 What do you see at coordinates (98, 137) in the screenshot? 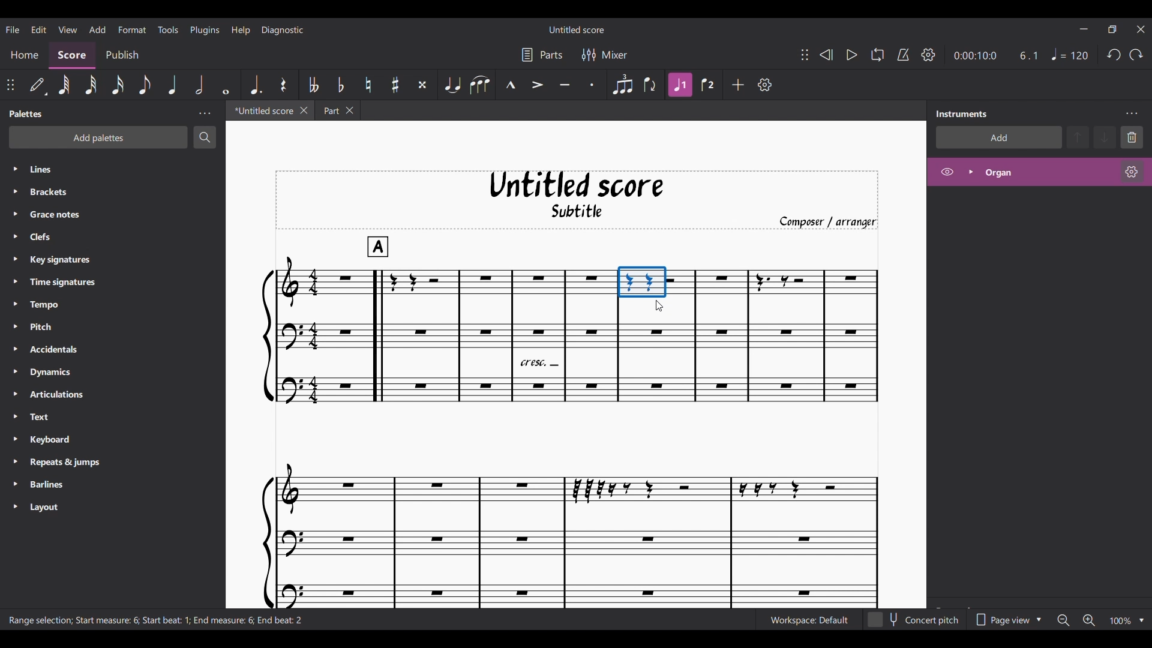
I see `Add palette` at bounding box center [98, 137].